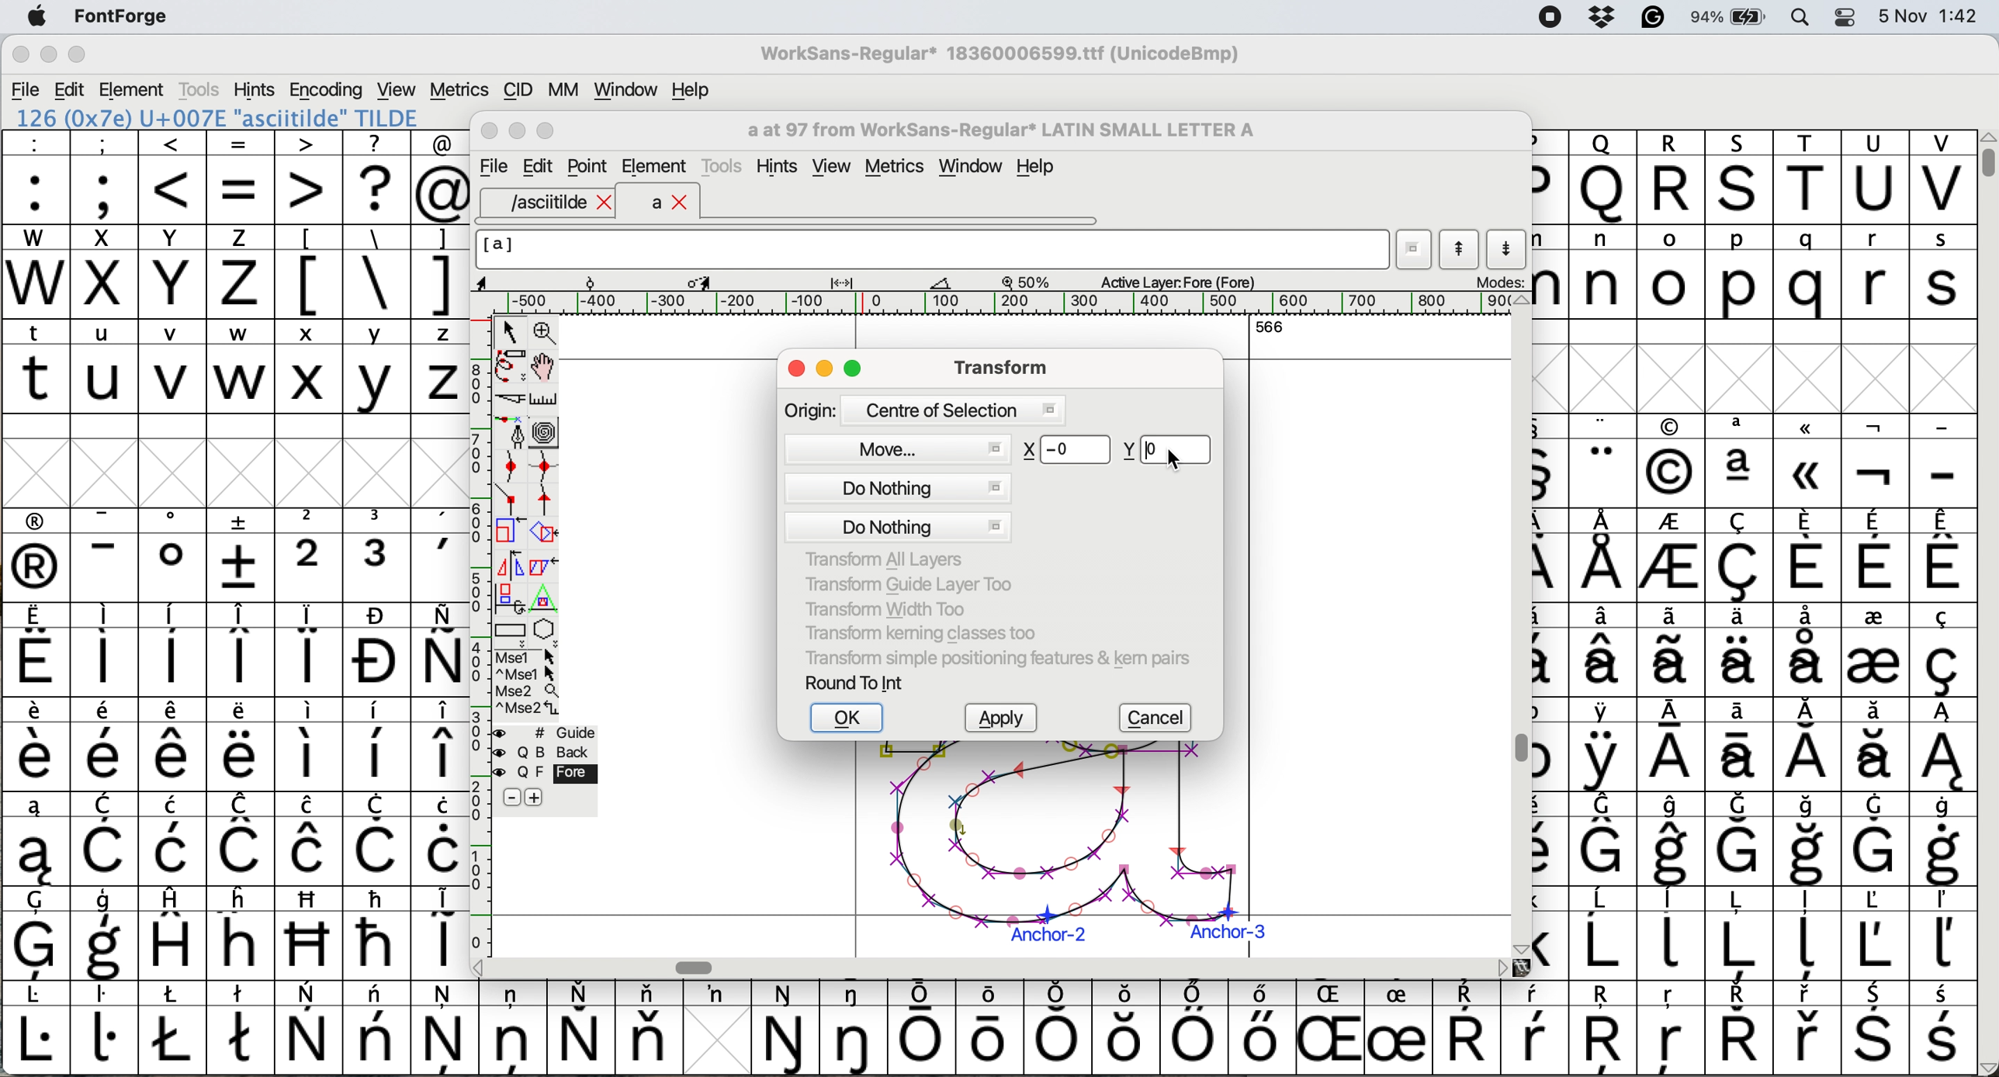 The image size is (1999, 1077). Describe the element at coordinates (1809, 746) in the screenshot. I see `symbol` at that location.